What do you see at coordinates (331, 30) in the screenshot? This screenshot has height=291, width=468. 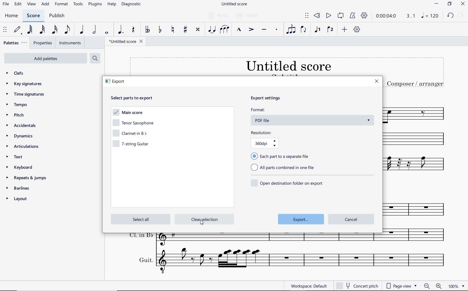 I see `VOICE 2` at bounding box center [331, 30].